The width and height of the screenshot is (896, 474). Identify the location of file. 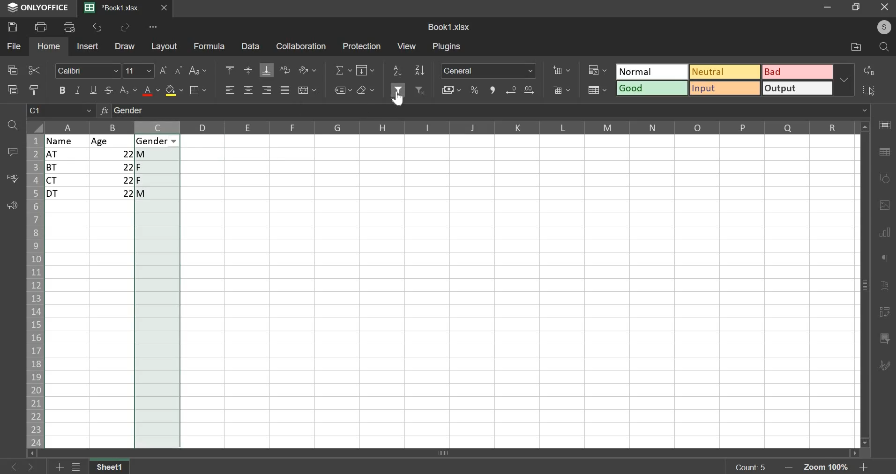
(14, 46).